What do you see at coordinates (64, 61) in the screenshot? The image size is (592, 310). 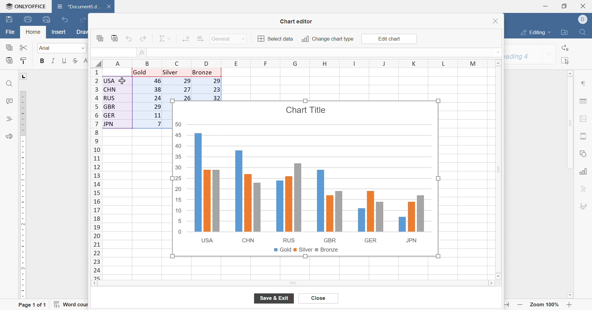 I see `underline` at bounding box center [64, 61].